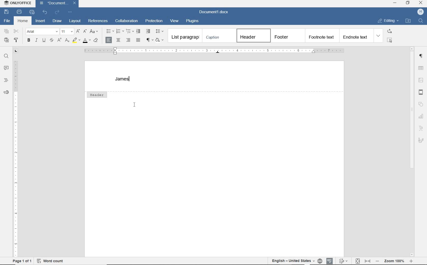  What do you see at coordinates (123, 79) in the screenshot?
I see `My Name Text Added` at bounding box center [123, 79].